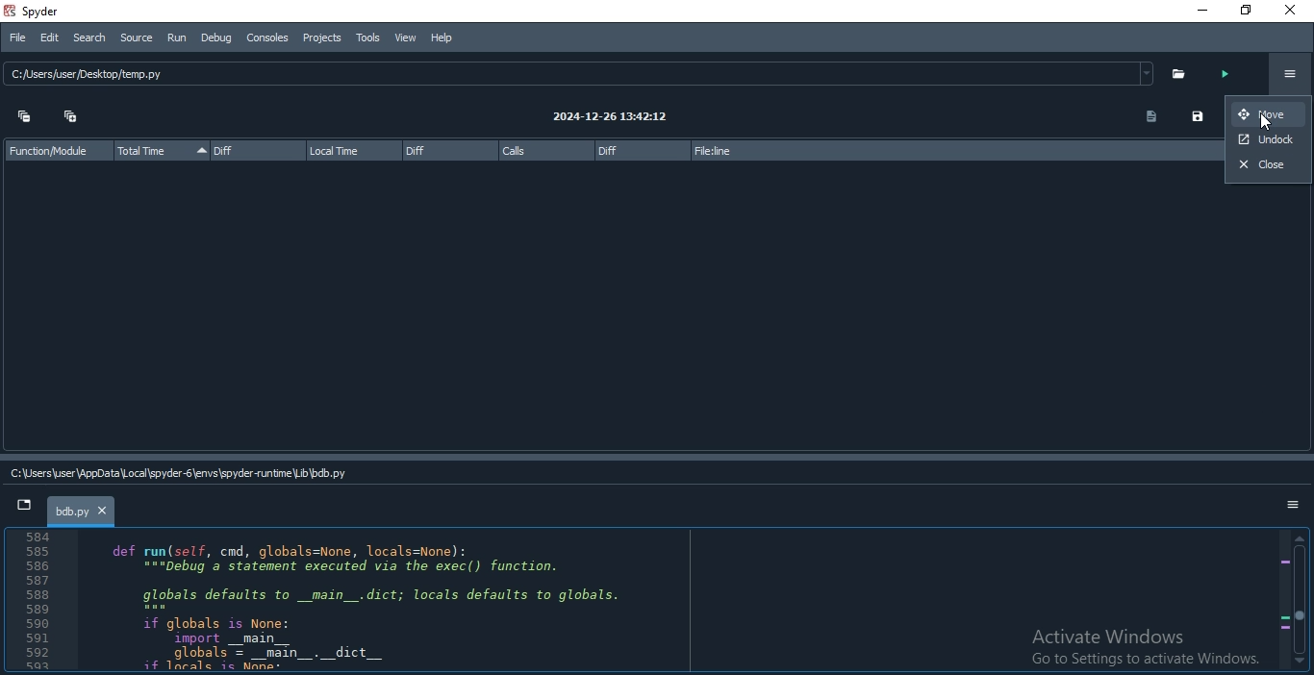  Describe the element at coordinates (368, 37) in the screenshot. I see `Tools` at that location.